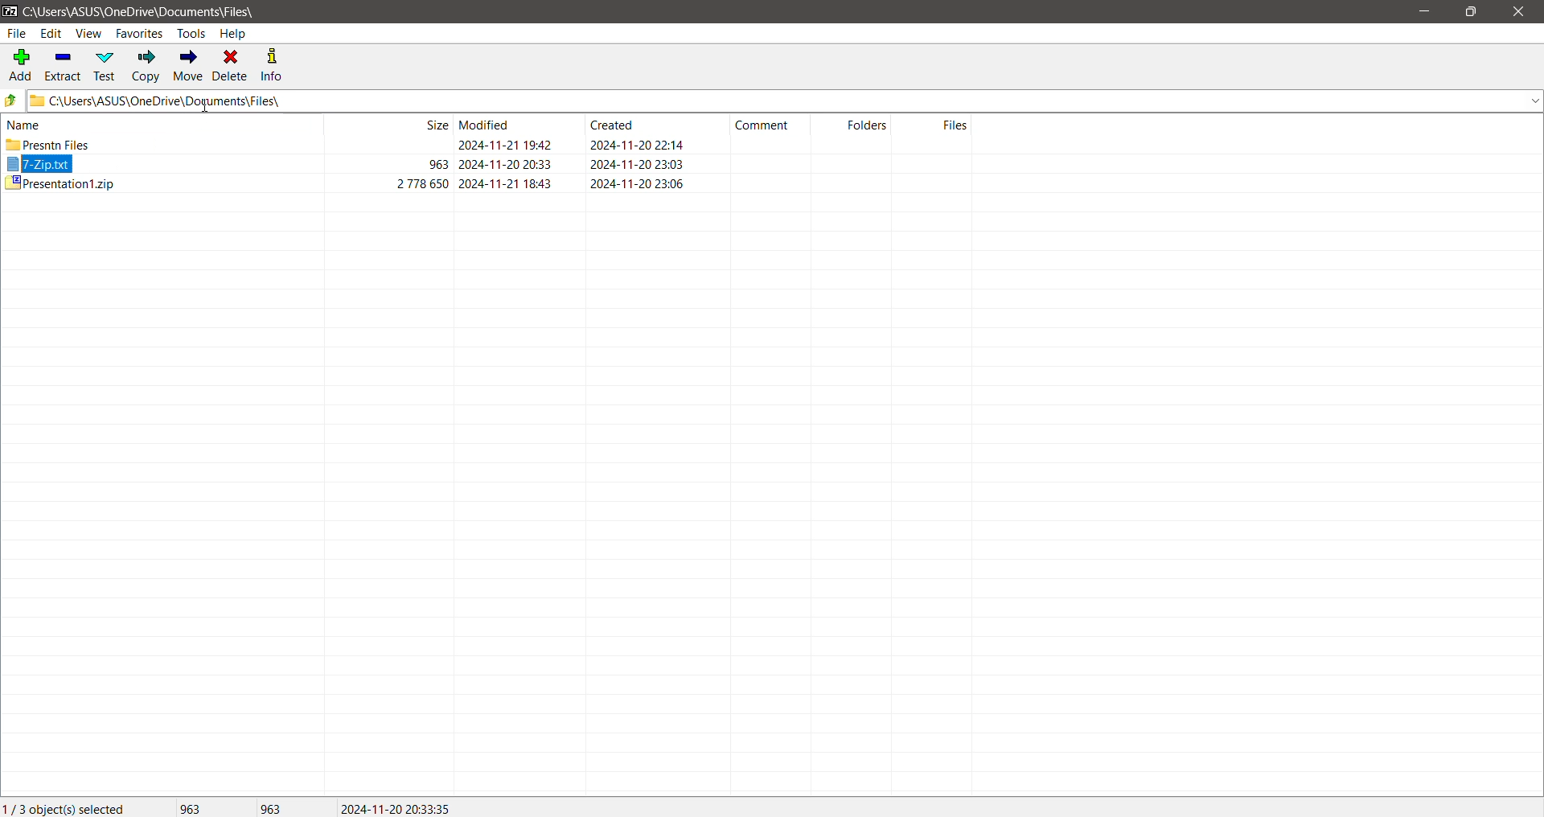  What do you see at coordinates (639, 183) in the screenshot?
I see `created date & time` at bounding box center [639, 183].